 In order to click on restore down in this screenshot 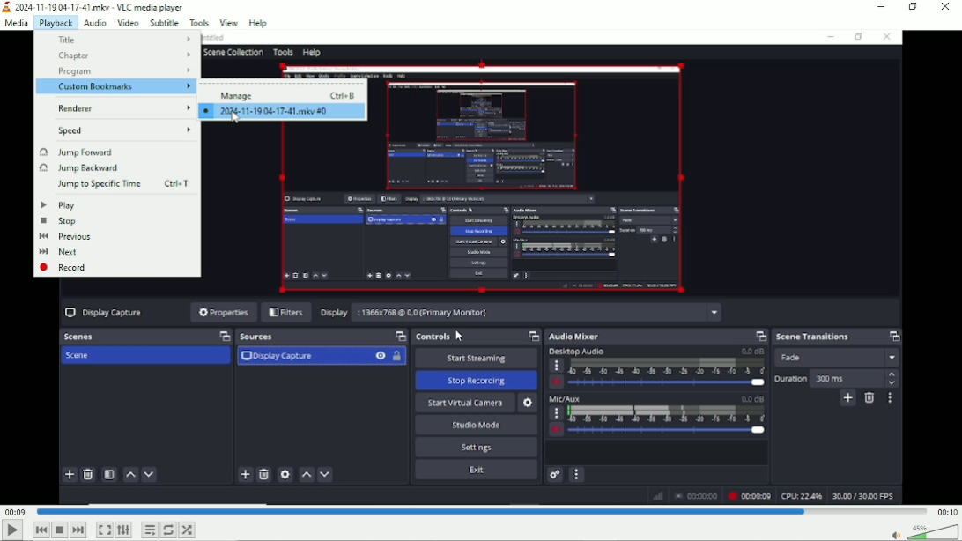, I will do `click(913, 7)`.